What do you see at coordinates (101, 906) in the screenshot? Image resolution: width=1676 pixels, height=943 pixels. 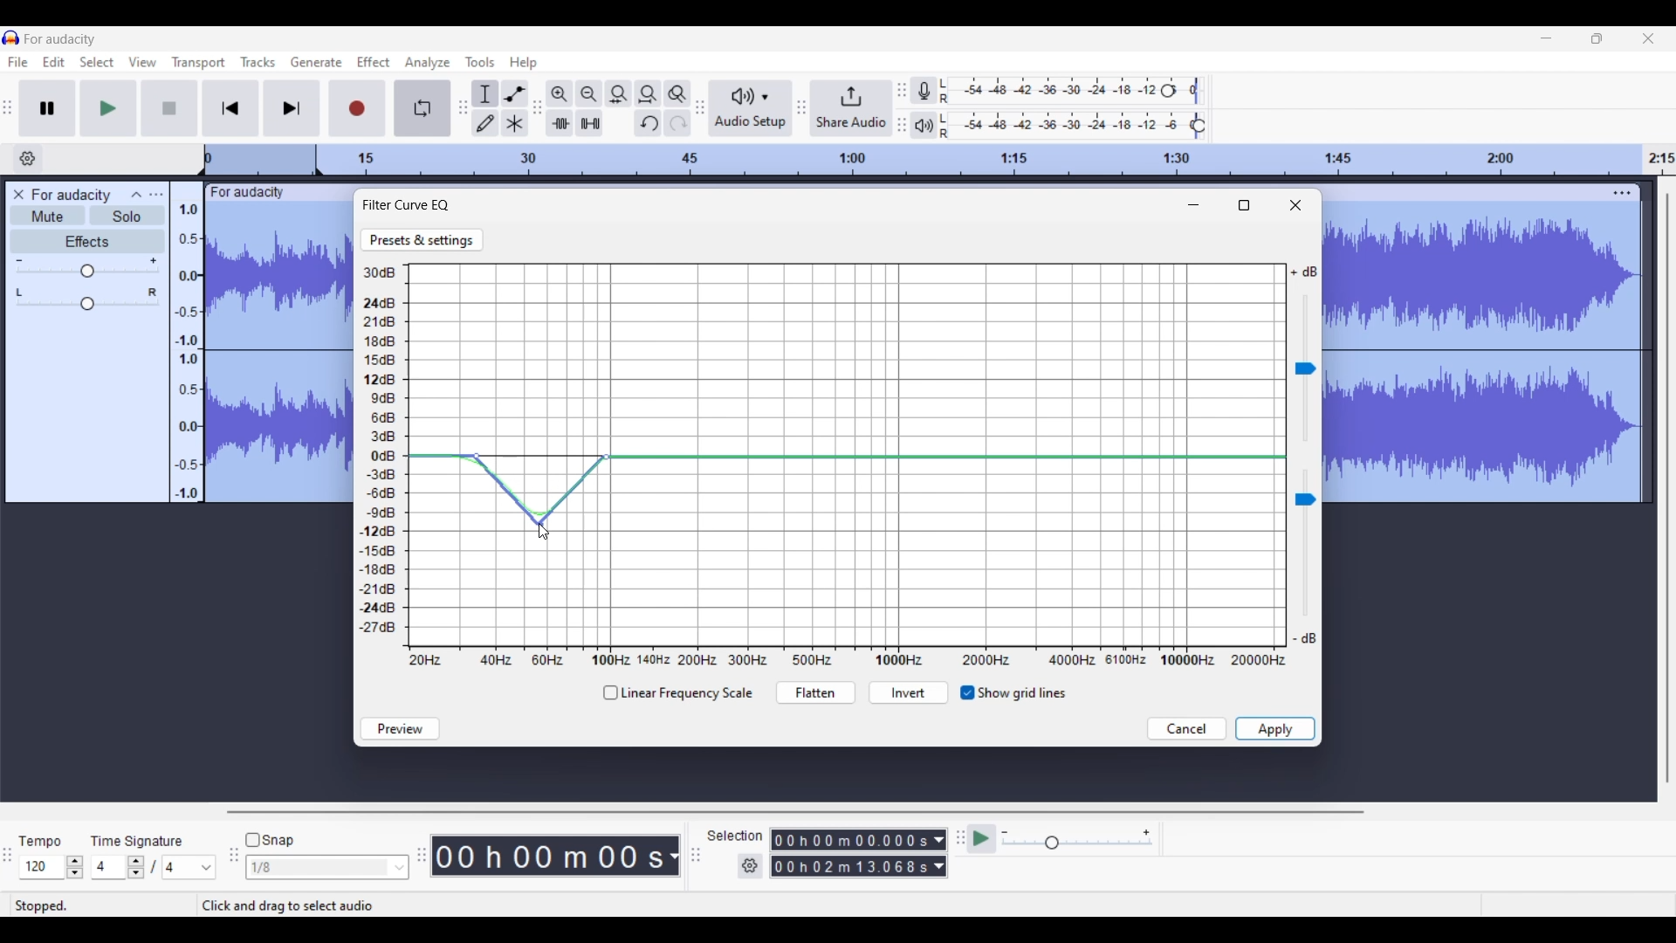 I see `Status of current recording` at bounding box center [101, 906].